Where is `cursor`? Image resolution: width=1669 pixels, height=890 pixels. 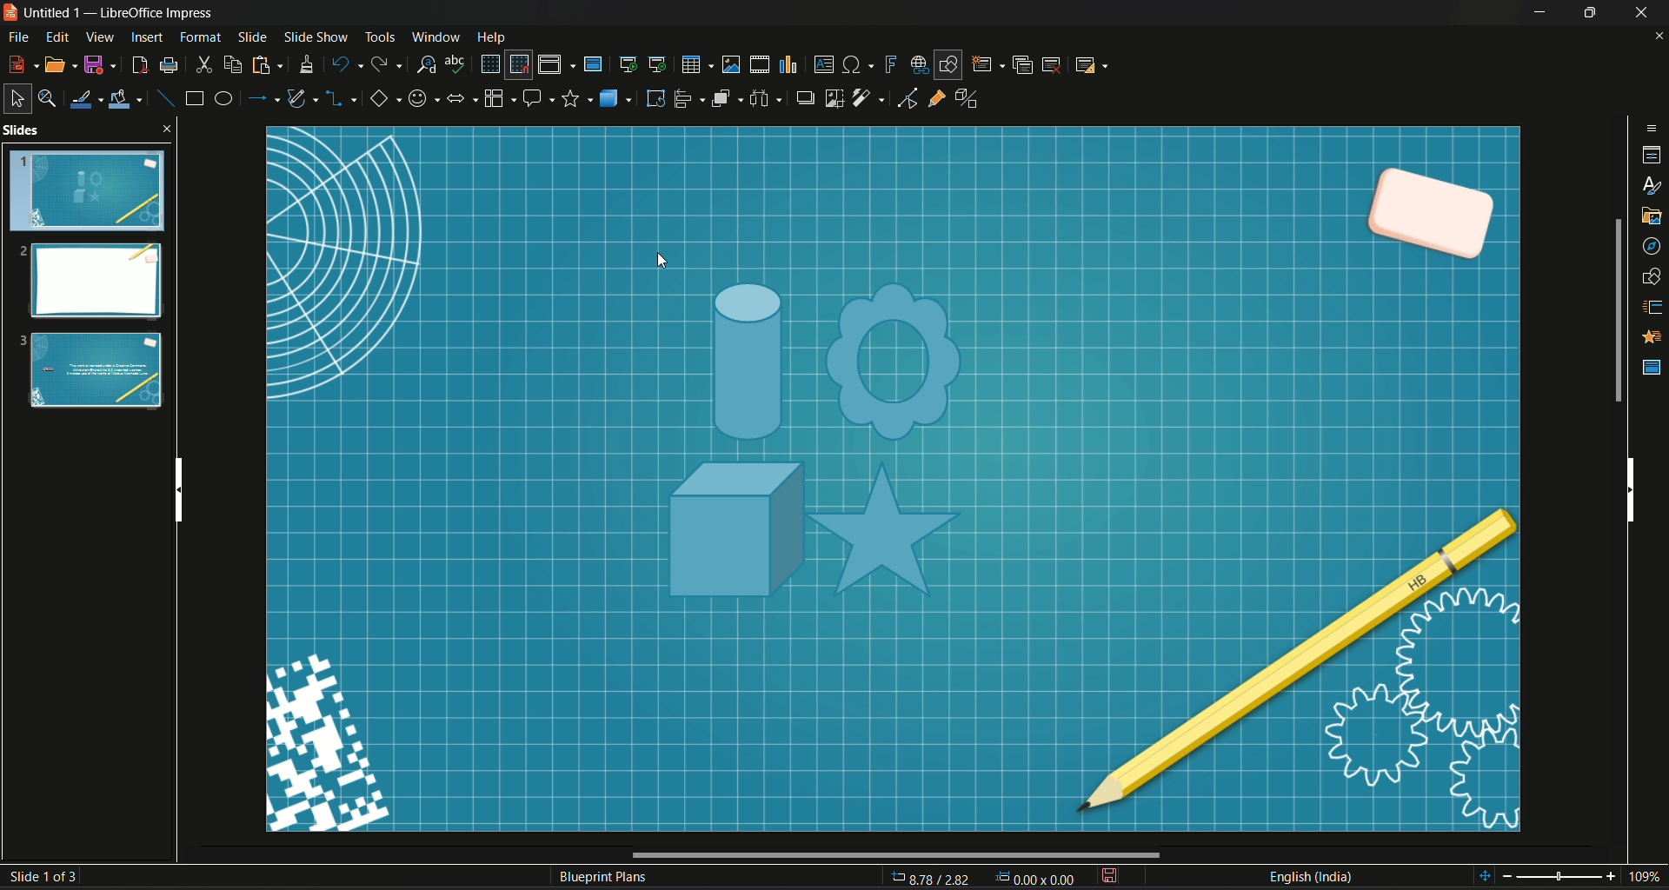
cursor is located at coordinates (664, 256).